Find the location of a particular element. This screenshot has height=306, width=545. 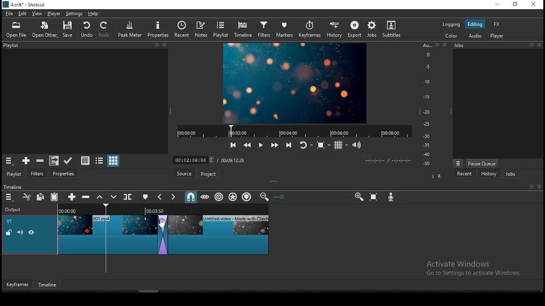

elapsed time is located at coordinates (195, 159).